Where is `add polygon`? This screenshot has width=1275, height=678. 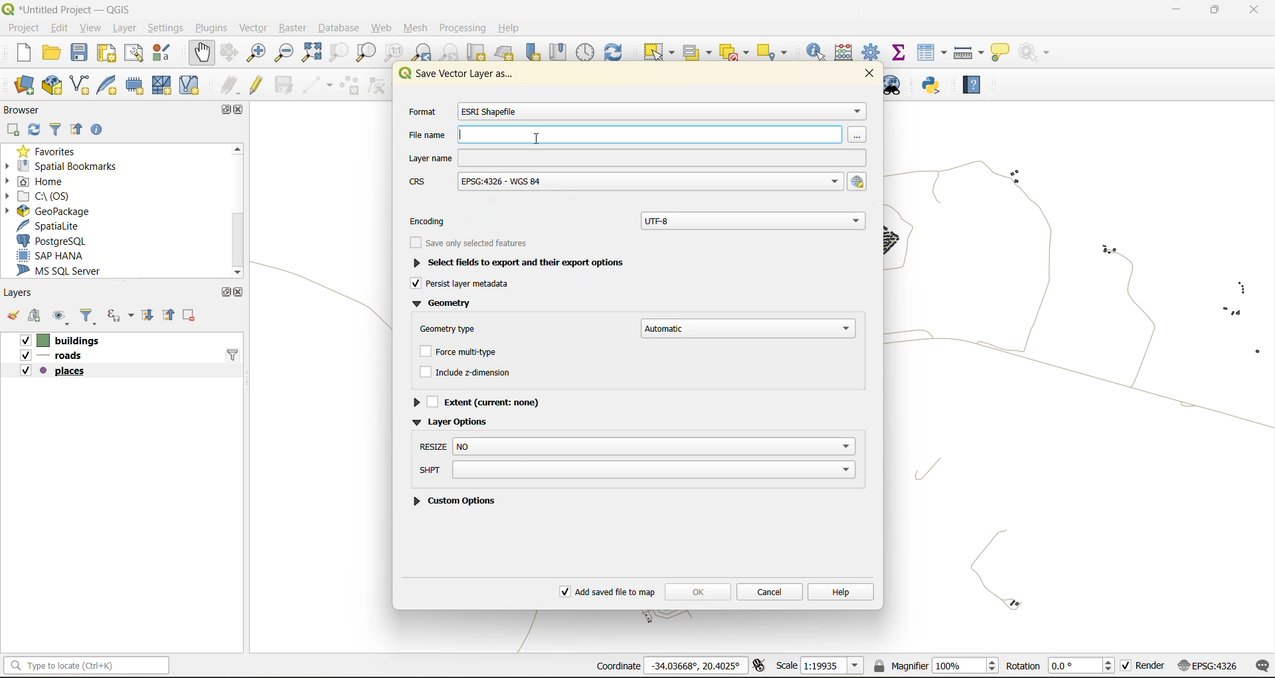 add polygon is located at coordinates (351, 86).